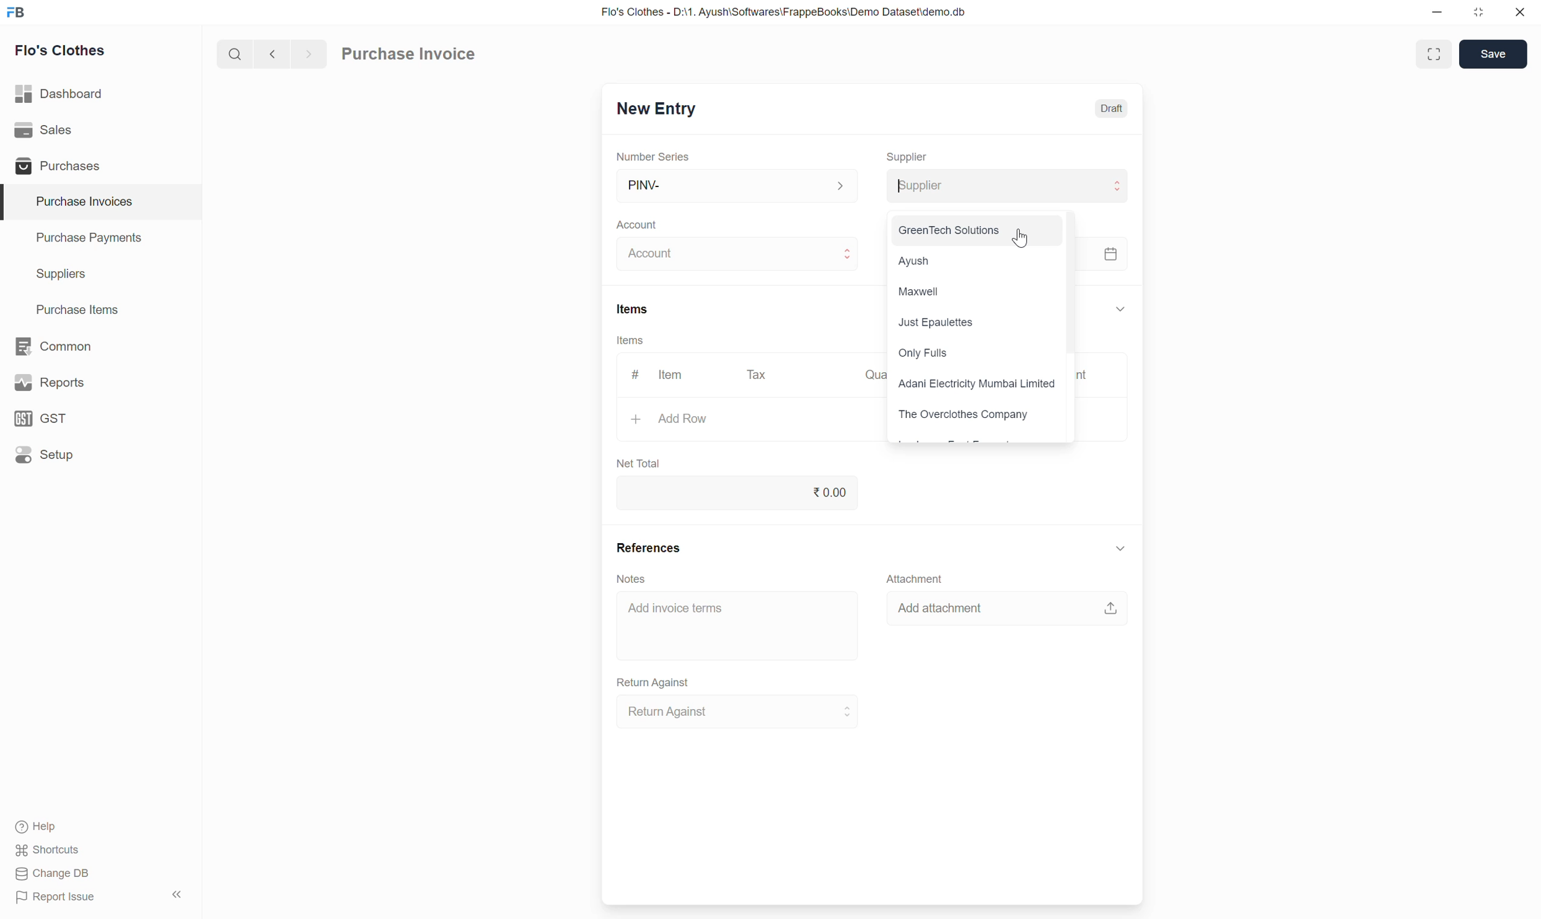 Image resolution: width=1541 pixels, height=919 pixels. I want to click on Minimize, so click(1437, 12).